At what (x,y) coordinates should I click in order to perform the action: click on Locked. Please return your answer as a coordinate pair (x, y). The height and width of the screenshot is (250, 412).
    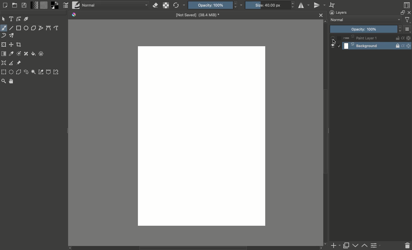
    Looking at the image, I should click on (398, 46).